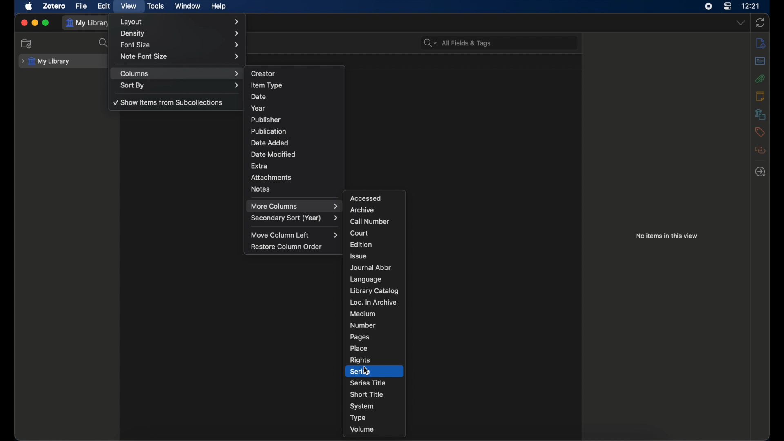  Describe the element at coordinates (270, 143) in the screenshot. I see `date added` at that location.